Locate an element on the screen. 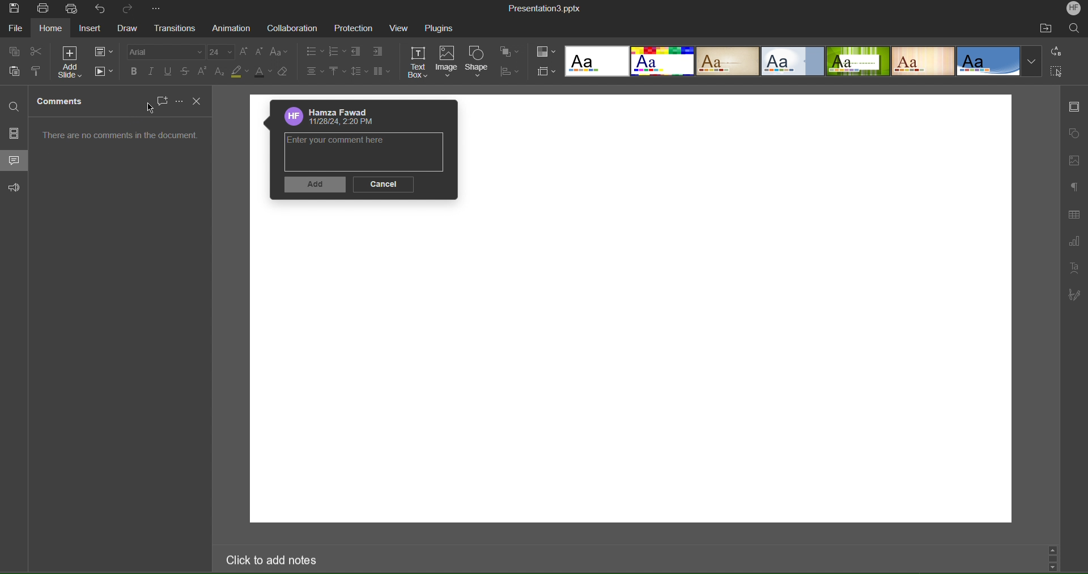  Open File Location is located at coordinates (1045, 29).